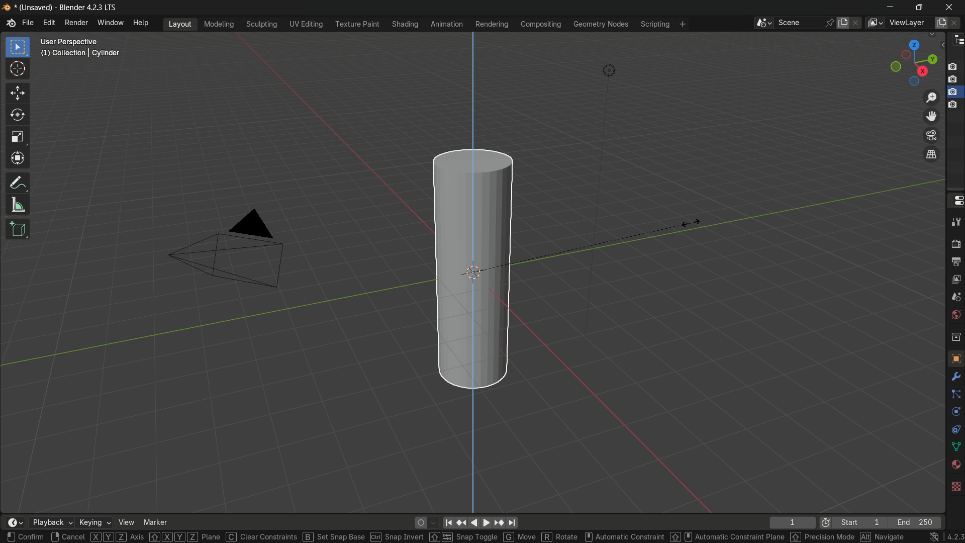 The image size is (965, 543). Describe the element at coordinates (541, 25) in the screenshot. I see `compositing` at that location.